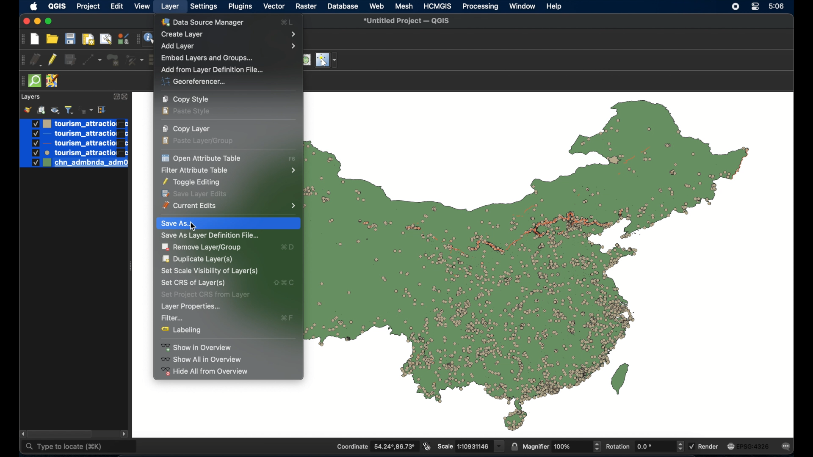 This screenshot has height=457, width=813. What do you see at coordinates (114, 60) in the screenshot?
I see `add polygon feature` at bounding box center [114, 60].